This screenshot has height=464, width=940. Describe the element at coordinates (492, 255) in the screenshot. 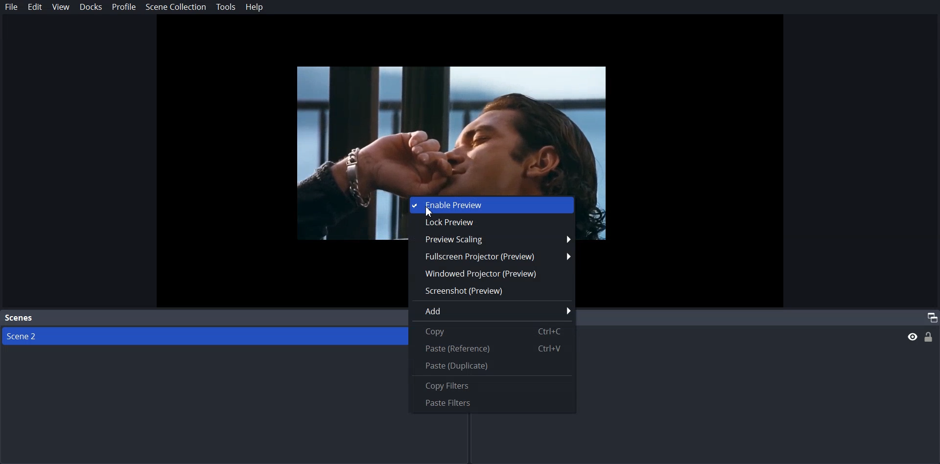

I see `Fullscreen Projector (Preview)` at that location.